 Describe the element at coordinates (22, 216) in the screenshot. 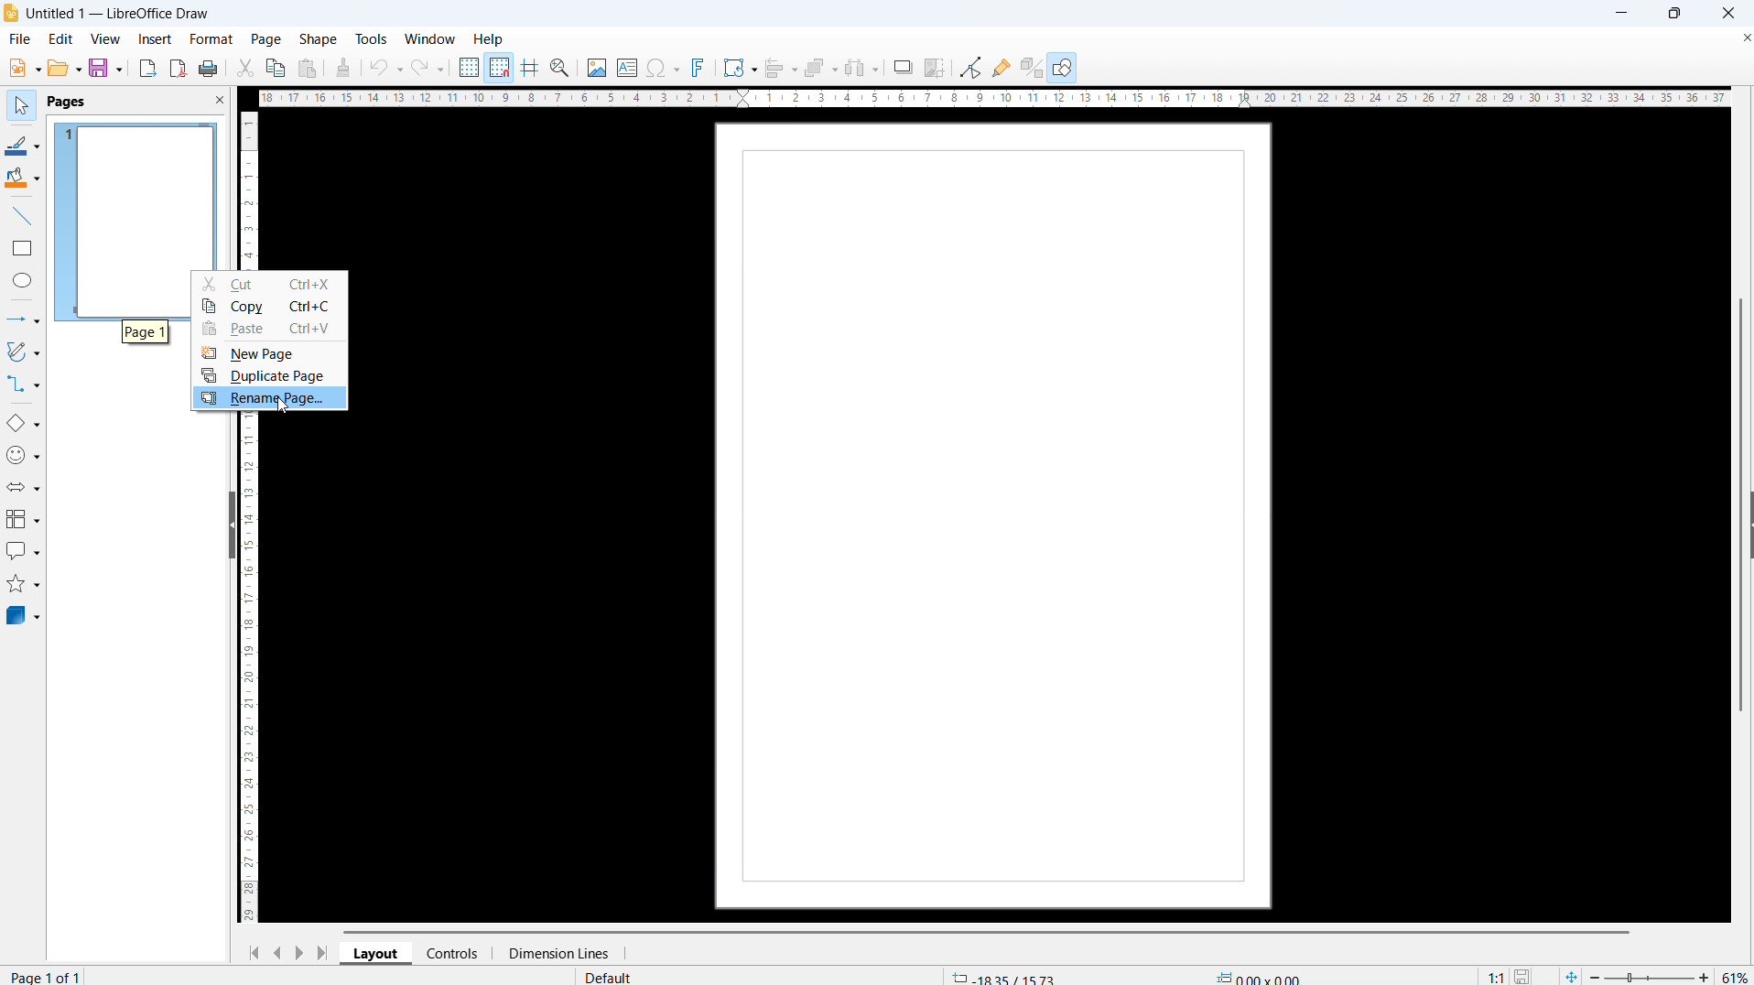

I see `line tool` at that location.